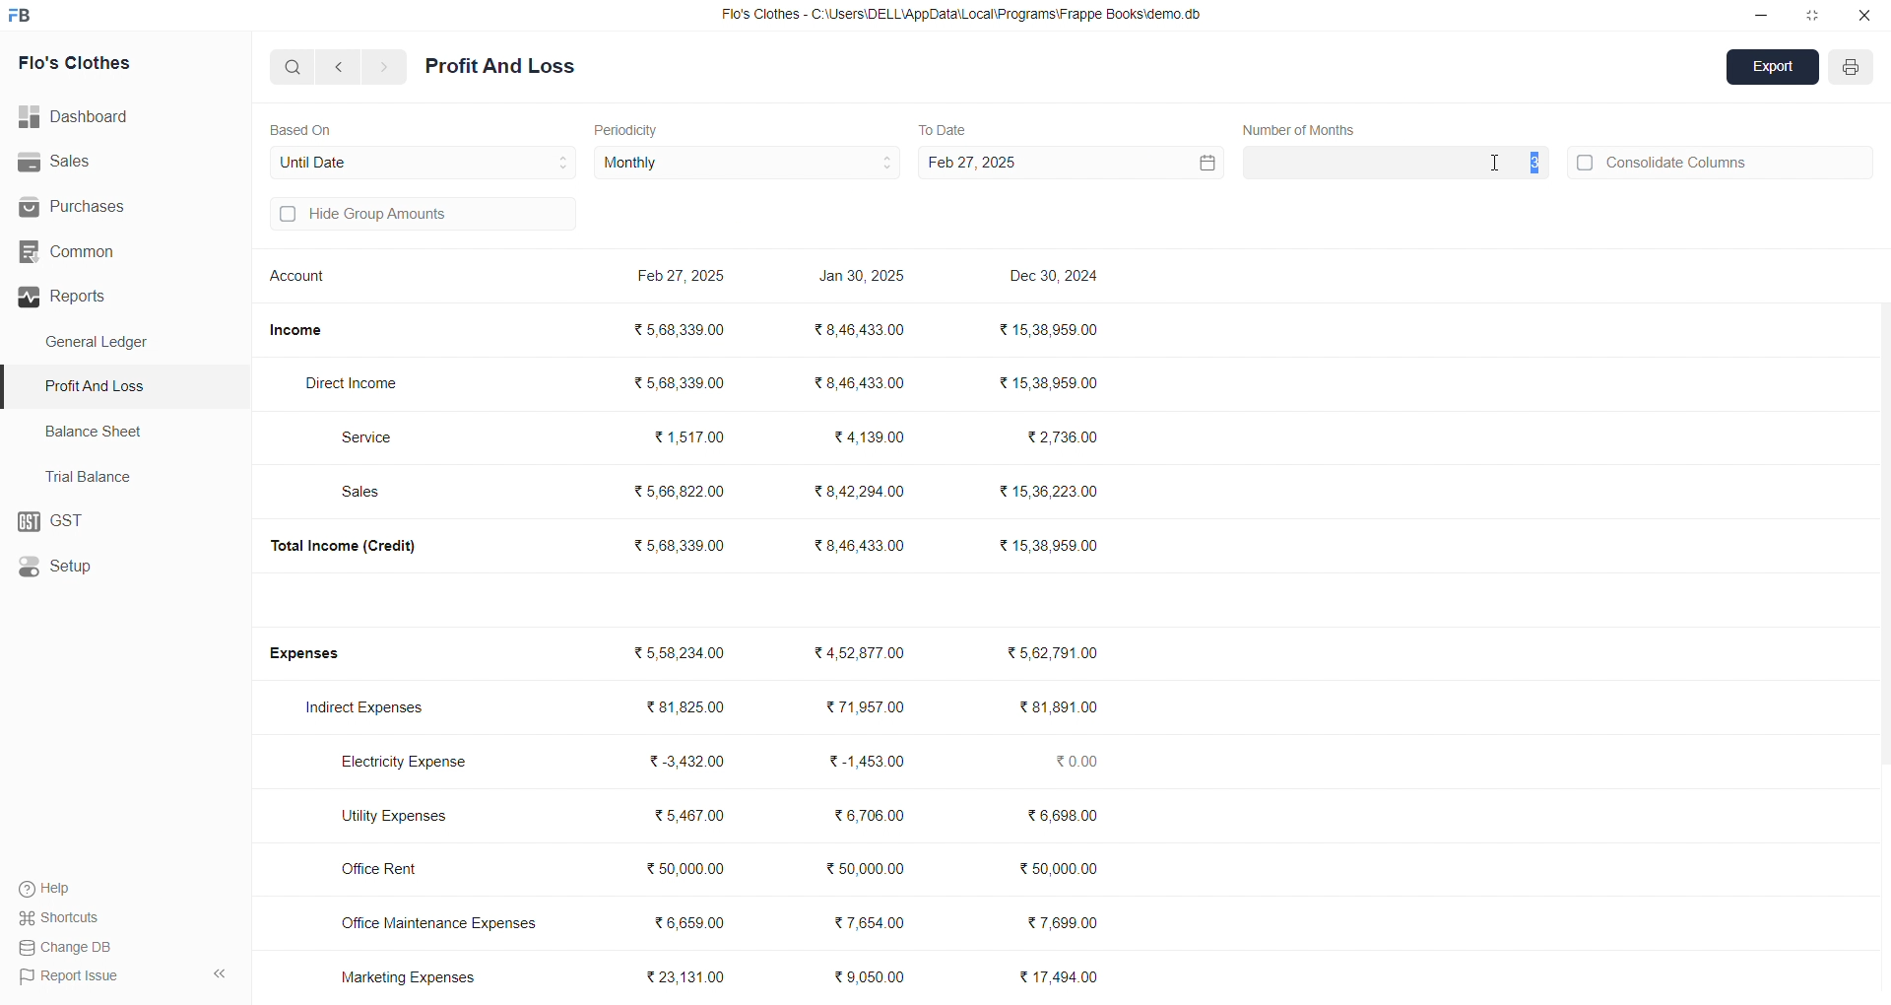 The image size is (1891, 1005). What do you see at coordinates (117, 297) in the screenshot?
I see `Reports` at bounding box center [117, 297].